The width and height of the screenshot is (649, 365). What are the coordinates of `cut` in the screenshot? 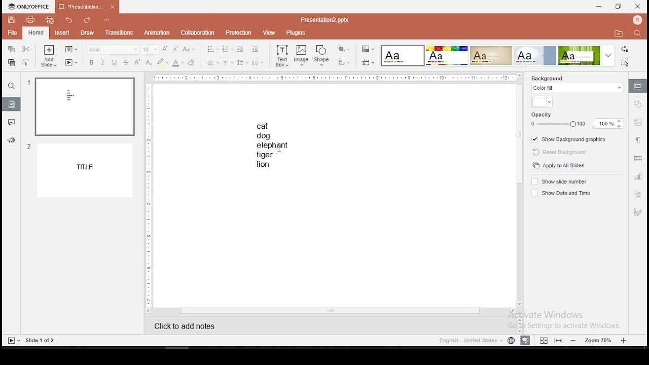 It's located at (25, 50).